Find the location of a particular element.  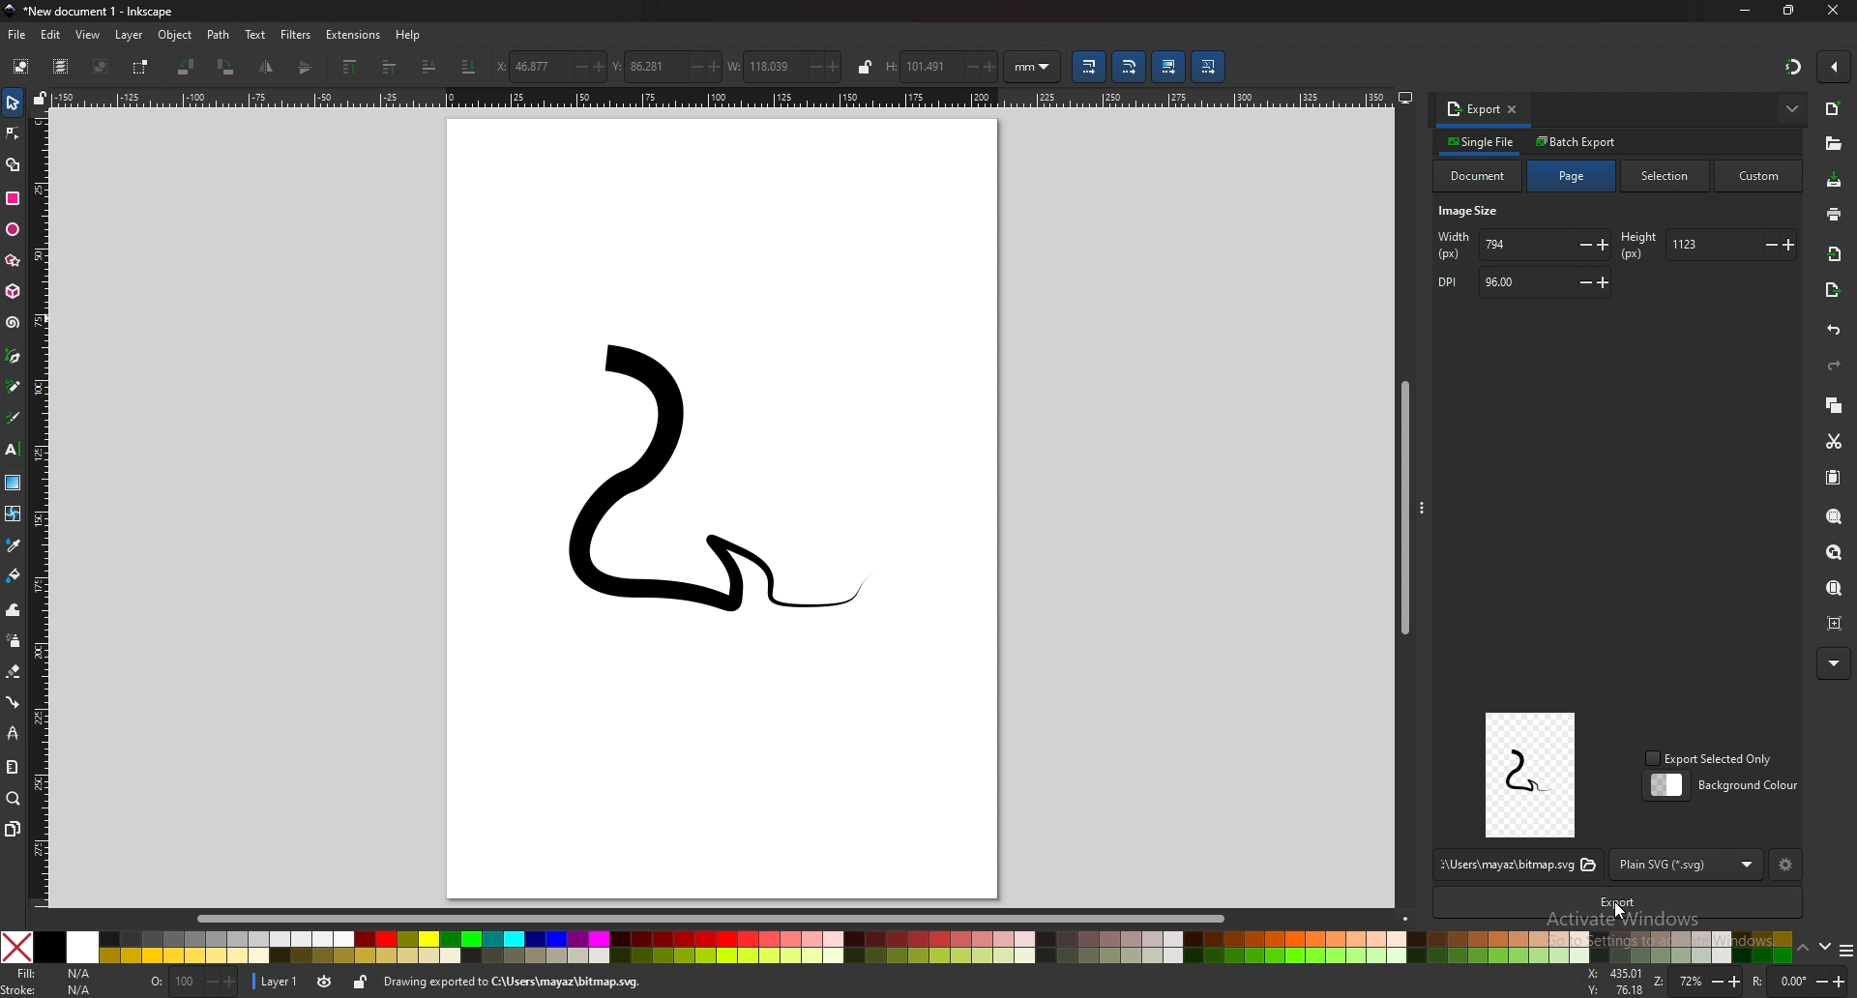

scroll bar is located at coordinates (725, 917).